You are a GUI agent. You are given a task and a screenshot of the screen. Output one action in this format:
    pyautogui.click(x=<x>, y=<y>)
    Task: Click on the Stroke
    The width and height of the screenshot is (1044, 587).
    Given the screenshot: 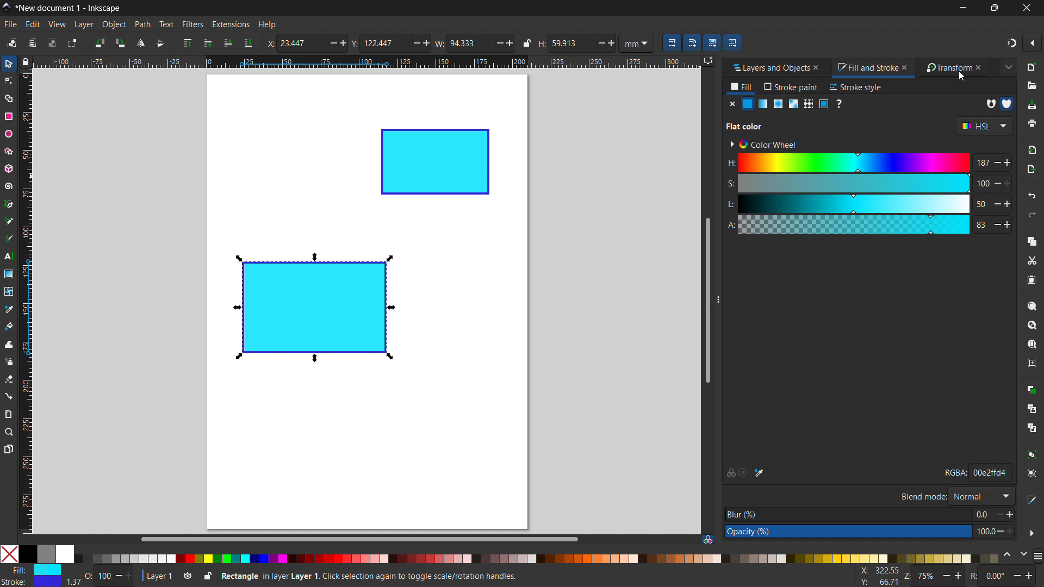 What is the action you would take?
    pyautogui.click(x=32, y=582)
    